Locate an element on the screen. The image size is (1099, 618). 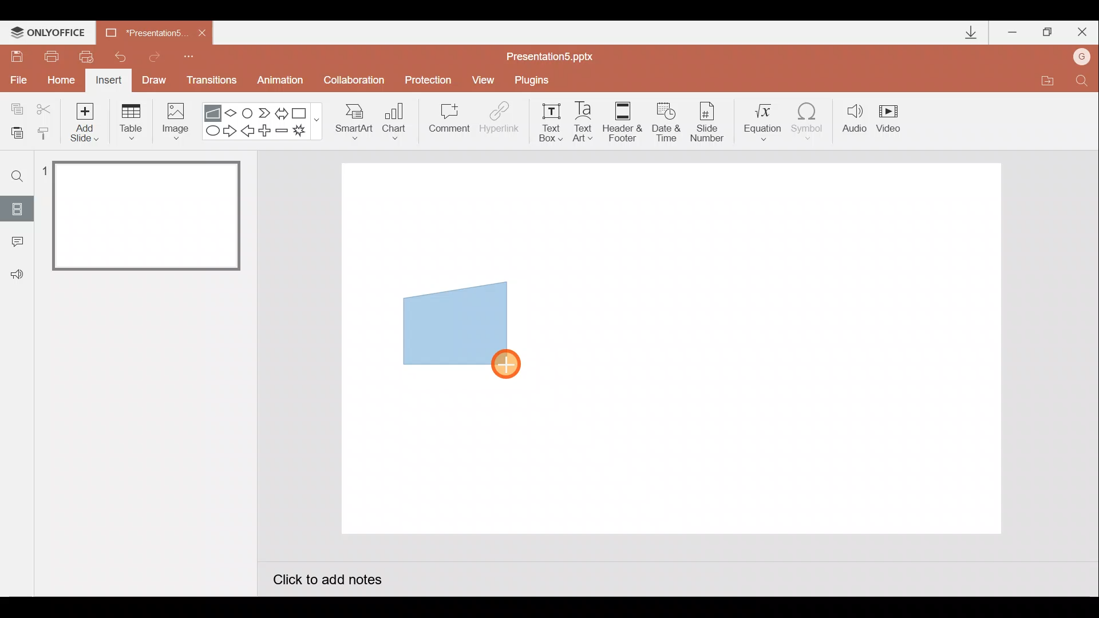
Slide number is located at coordinates (710, 122).